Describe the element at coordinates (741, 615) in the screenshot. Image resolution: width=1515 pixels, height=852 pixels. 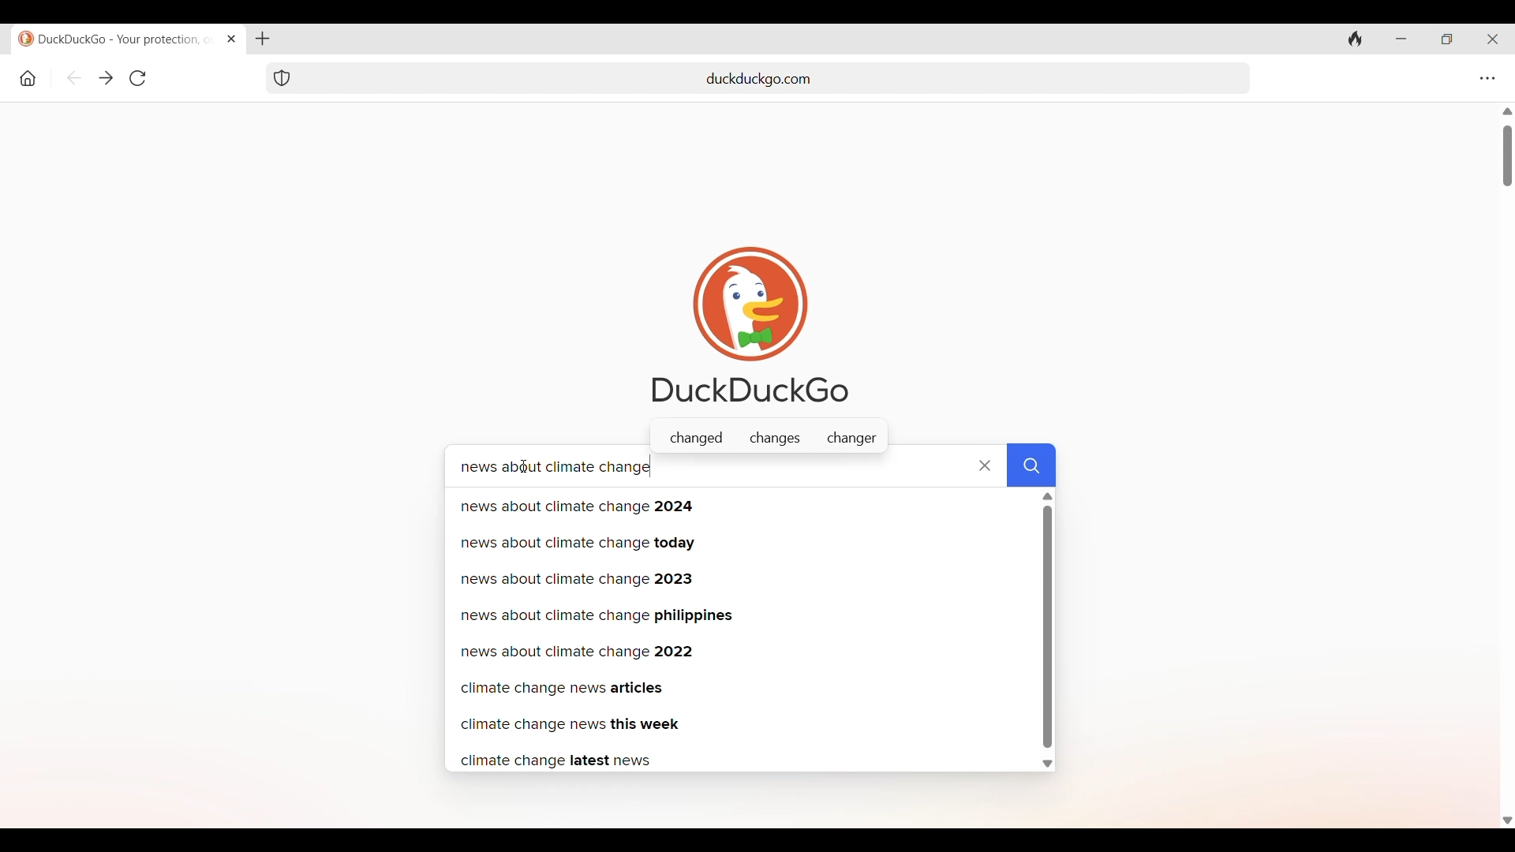
I see `News about climate change Philippines` at that location.